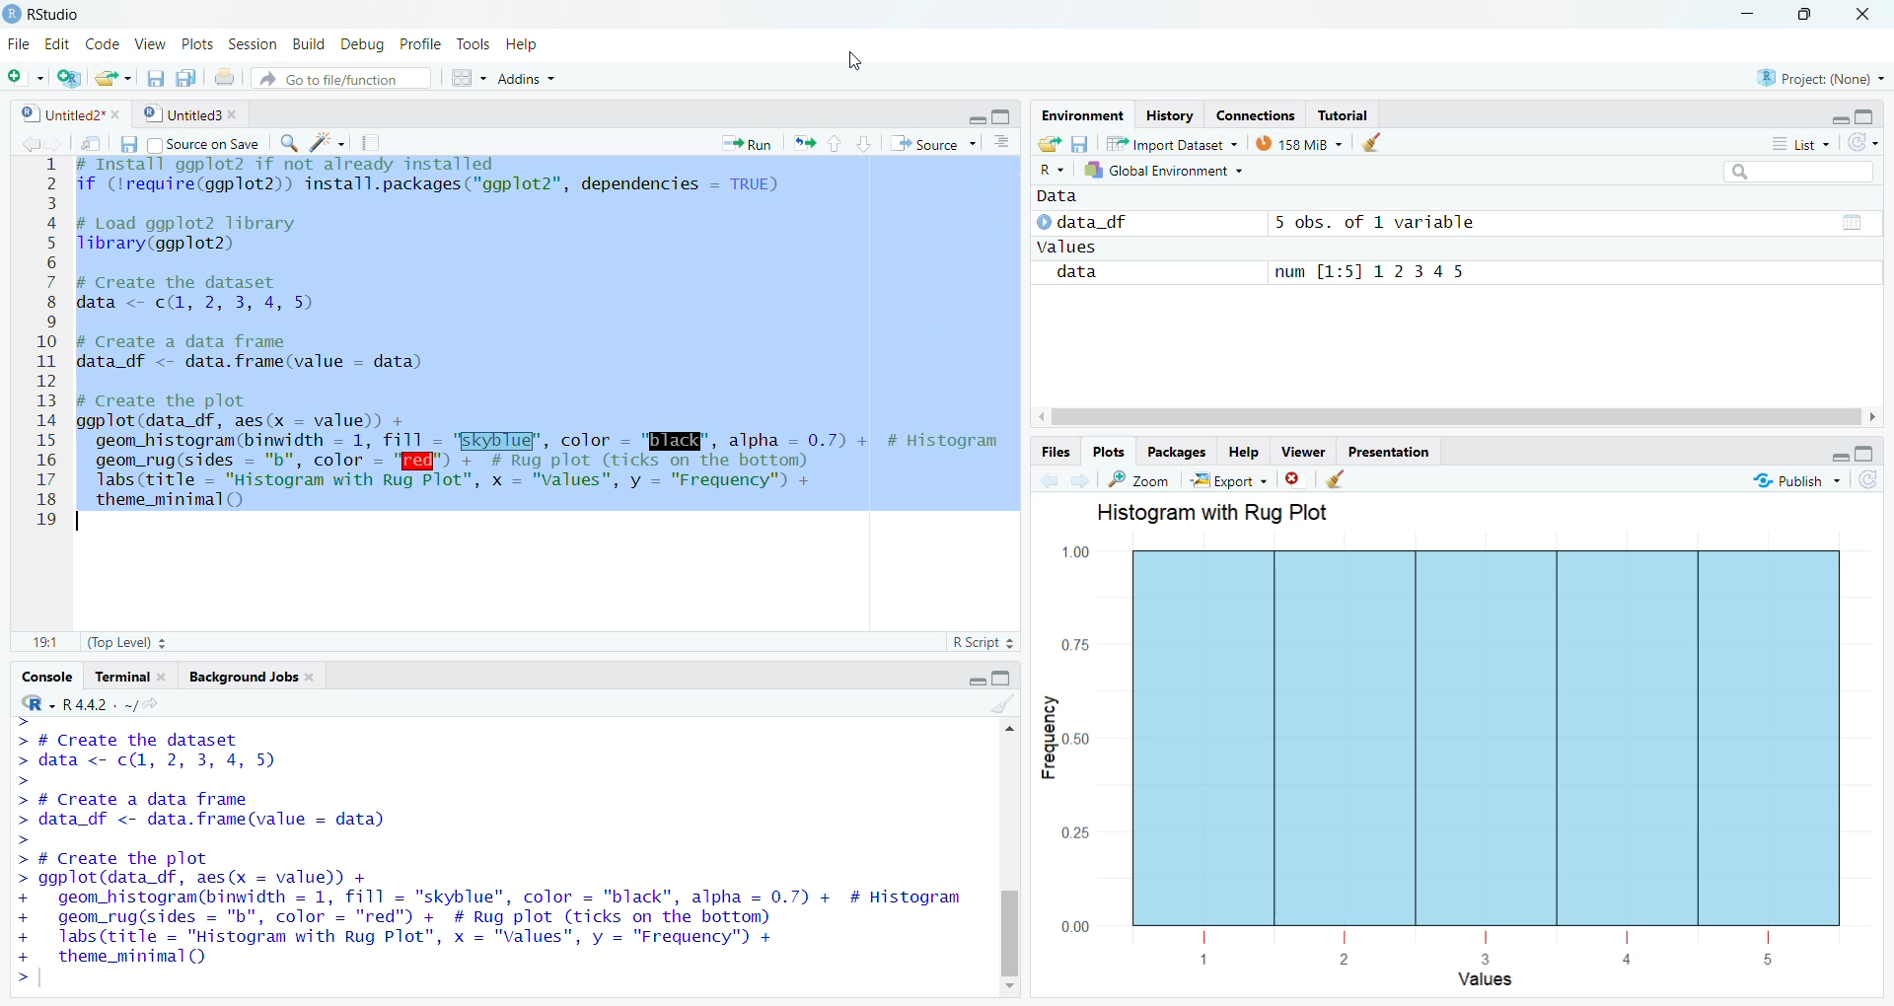  Describe the element at coordinates (1455, 742) in the screenshot. I see `Histogram with Rug Flot
1.00
0.75
-
>
]
3 0.50
3
3
0.25
000 [ i | | [
1 2 3 4 5
Values` at that location.